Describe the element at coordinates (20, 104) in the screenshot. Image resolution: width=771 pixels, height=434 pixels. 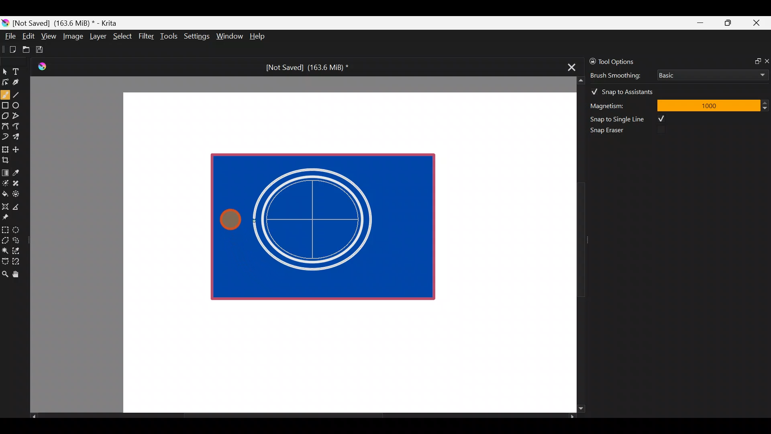
I see `Ellipse tool` at that location.